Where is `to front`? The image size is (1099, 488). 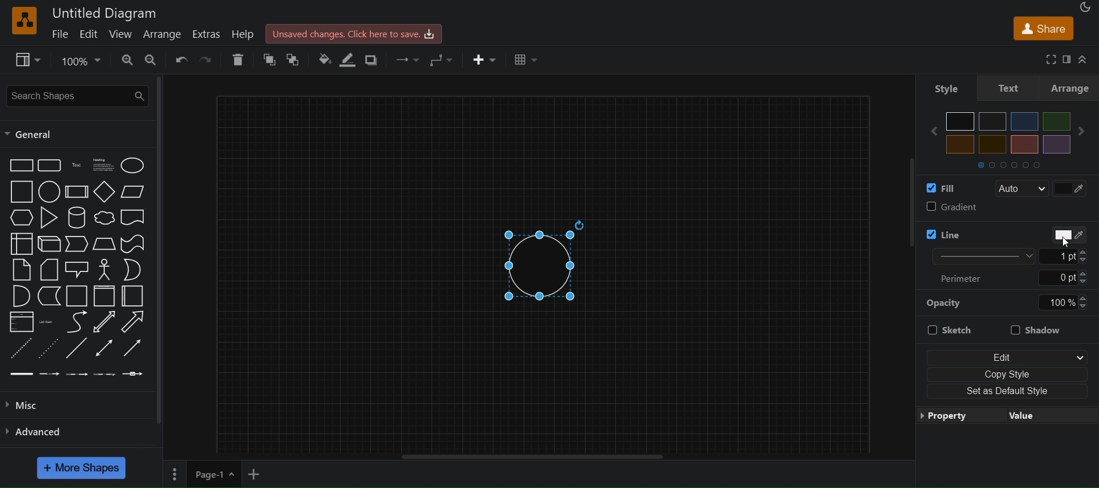 to front is located at coordinates (270, 60).